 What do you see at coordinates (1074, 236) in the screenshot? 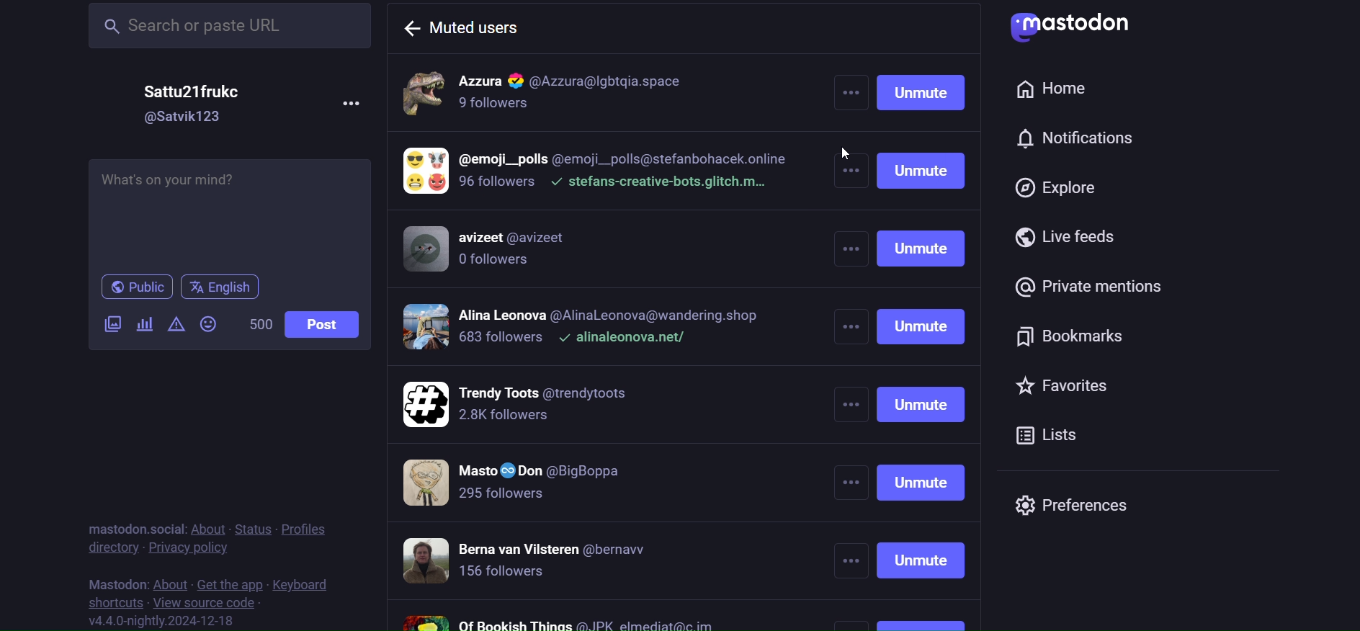
I see `live feed` at bounding box center [1074, 236].